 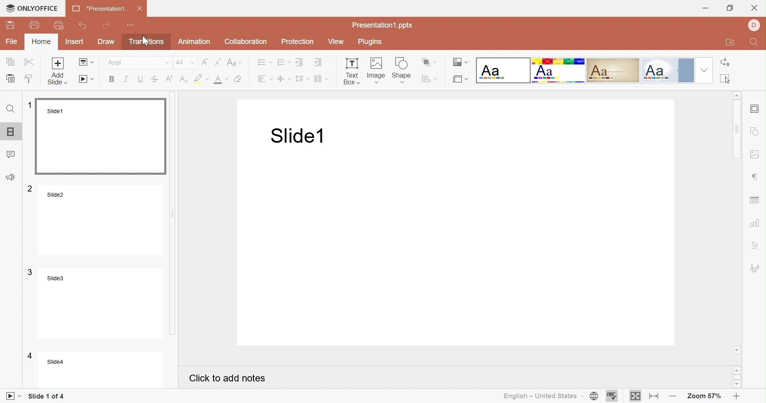 What do you see at coordinates (298, 42) in the screenshot?
I see `Protection` at bounding box center [298, 42].